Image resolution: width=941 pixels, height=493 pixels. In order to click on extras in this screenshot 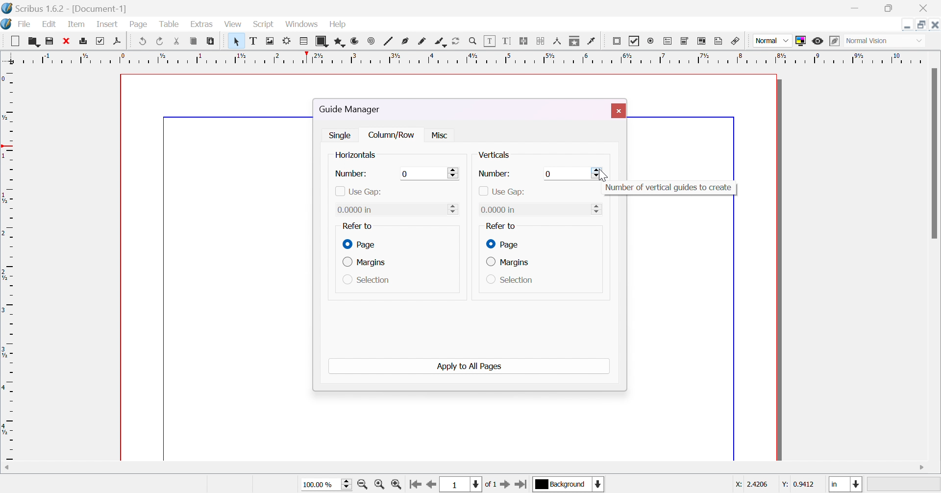, I will do `click(205, 25)`.